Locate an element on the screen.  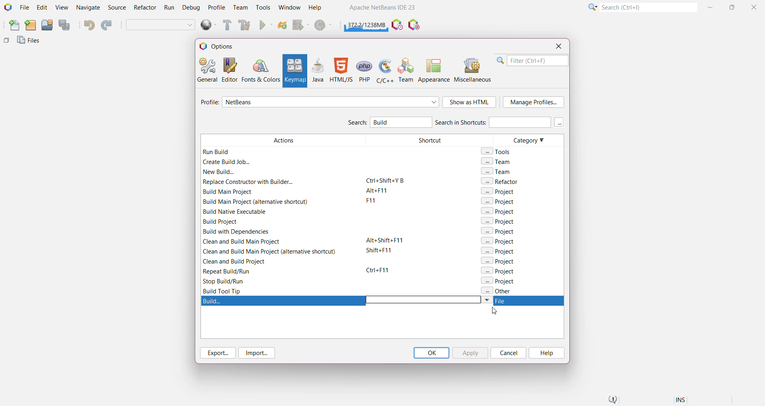
Source is located at coordinates (118, 8).